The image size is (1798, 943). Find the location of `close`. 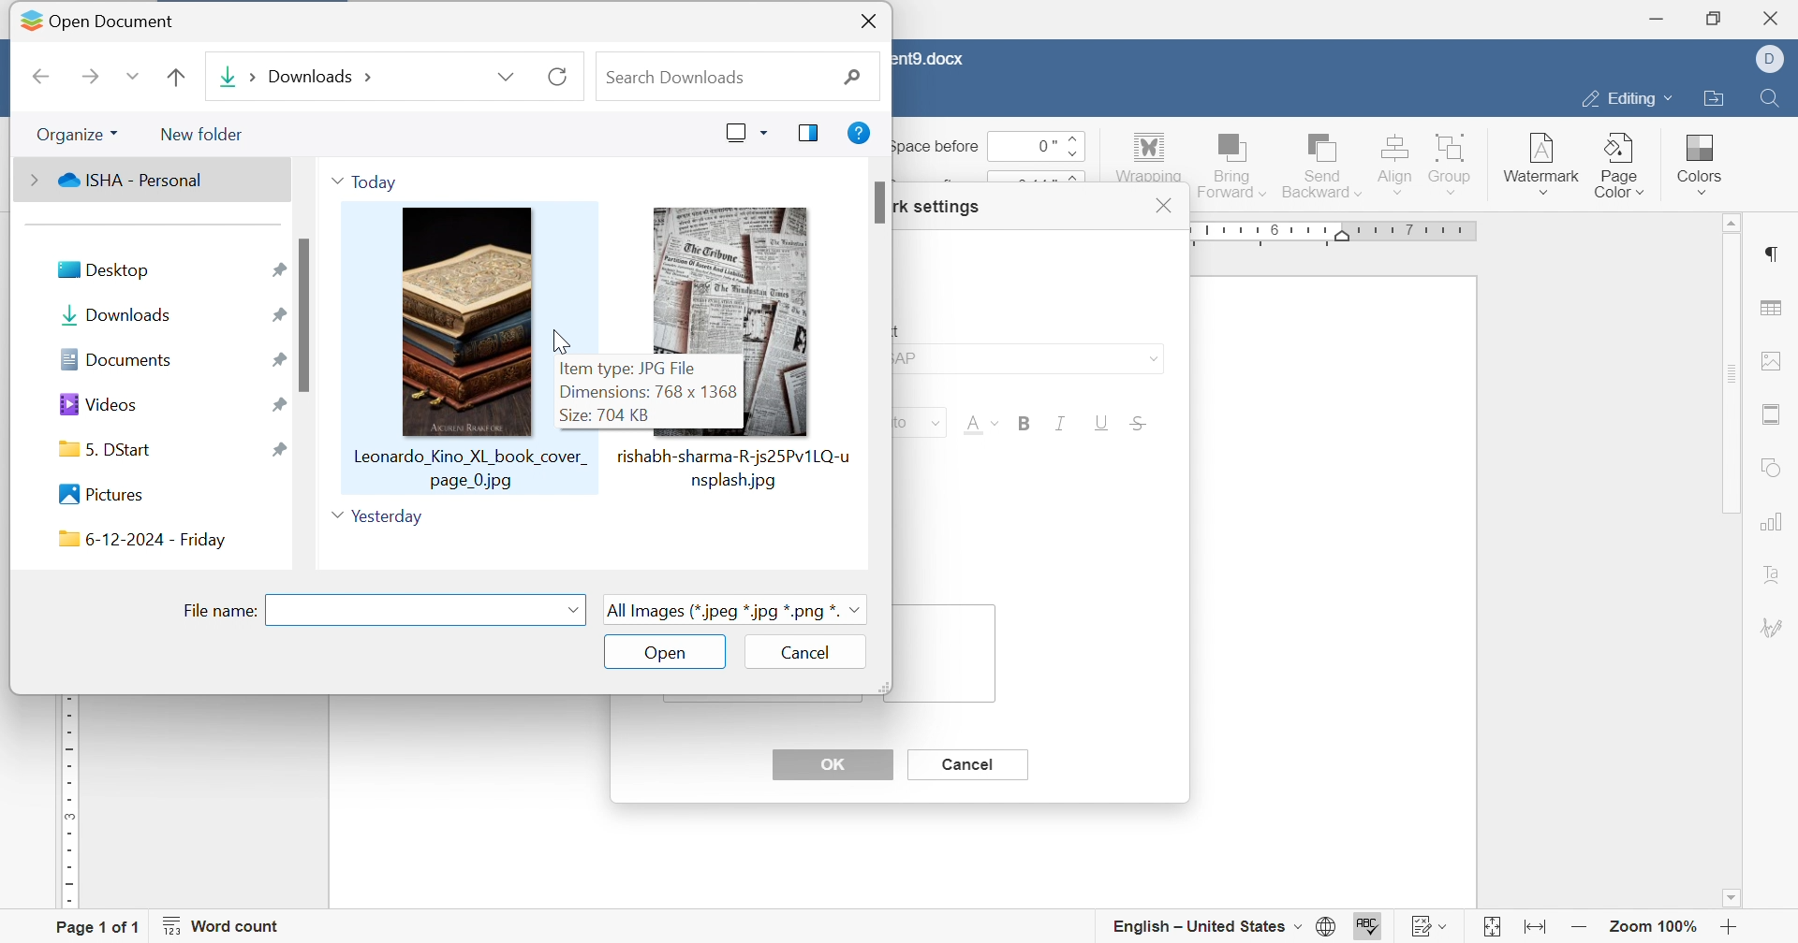

close is located at coordinates (869, 22).